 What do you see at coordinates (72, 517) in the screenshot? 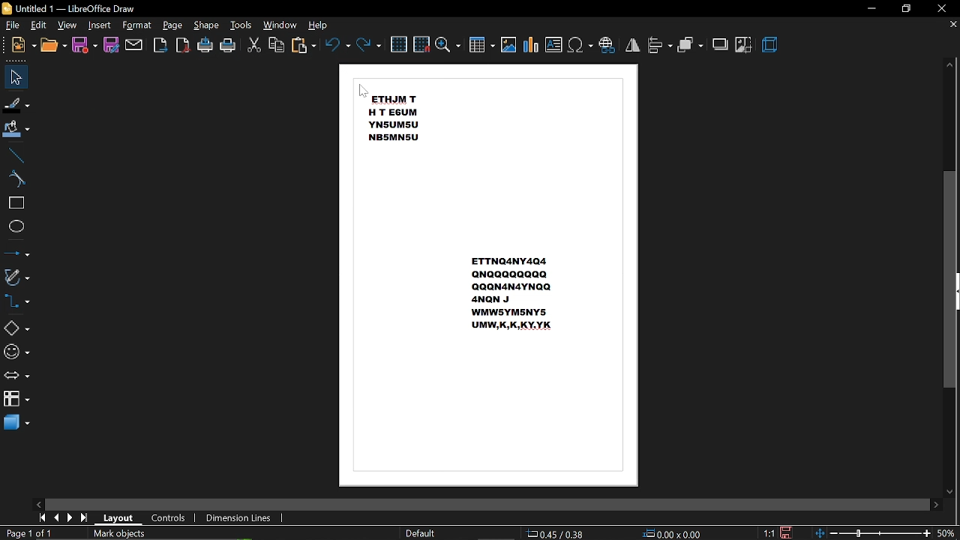
I see `next page` at bounding box center [72, 517].